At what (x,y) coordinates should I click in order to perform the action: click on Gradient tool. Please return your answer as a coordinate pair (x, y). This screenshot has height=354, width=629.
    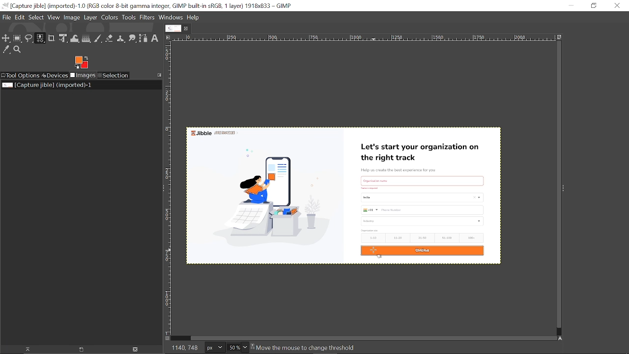
    Looking at the image, I should click on (86, 39).